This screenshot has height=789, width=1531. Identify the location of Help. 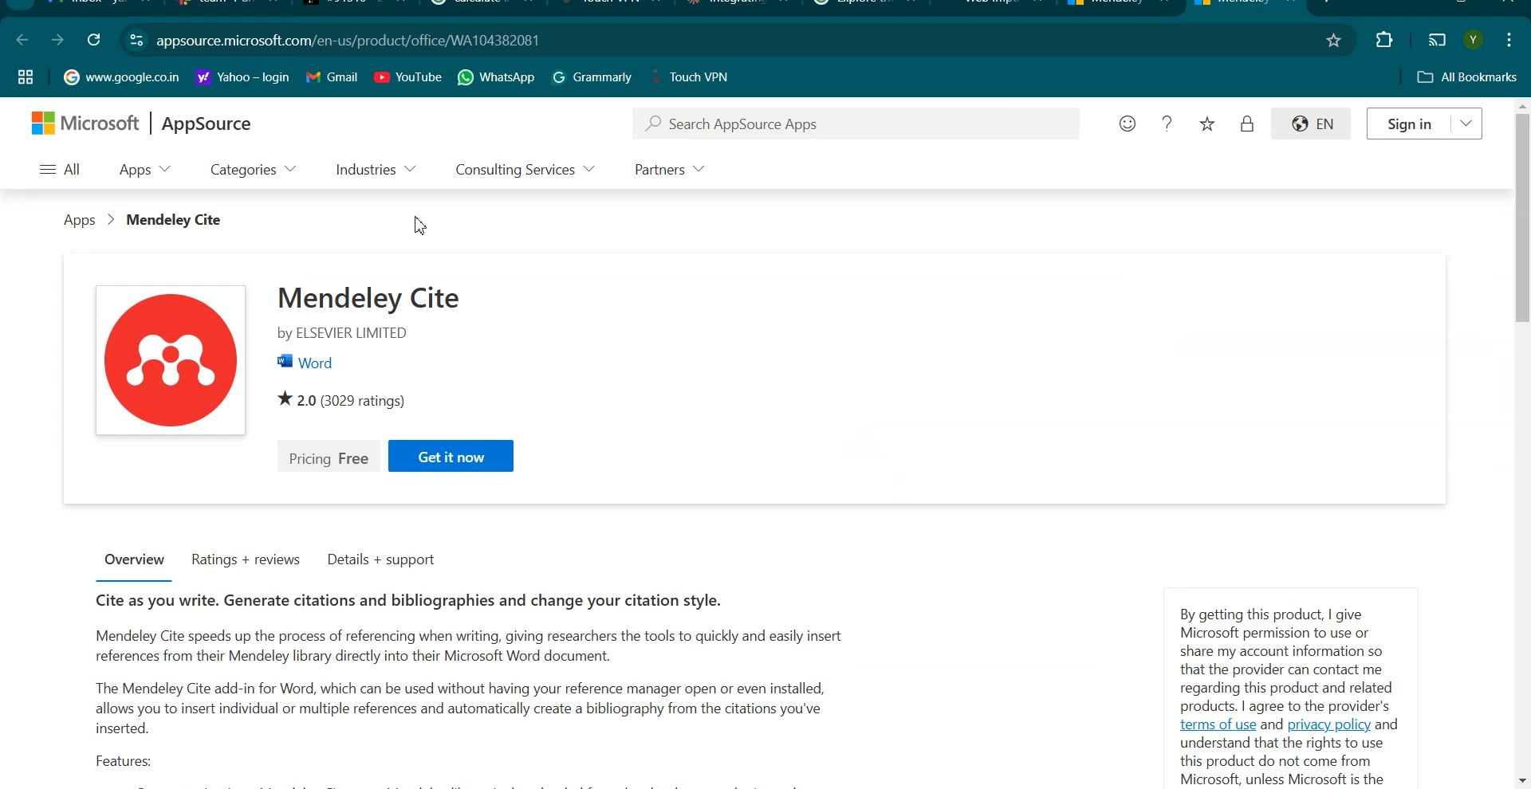
(1168, 123).